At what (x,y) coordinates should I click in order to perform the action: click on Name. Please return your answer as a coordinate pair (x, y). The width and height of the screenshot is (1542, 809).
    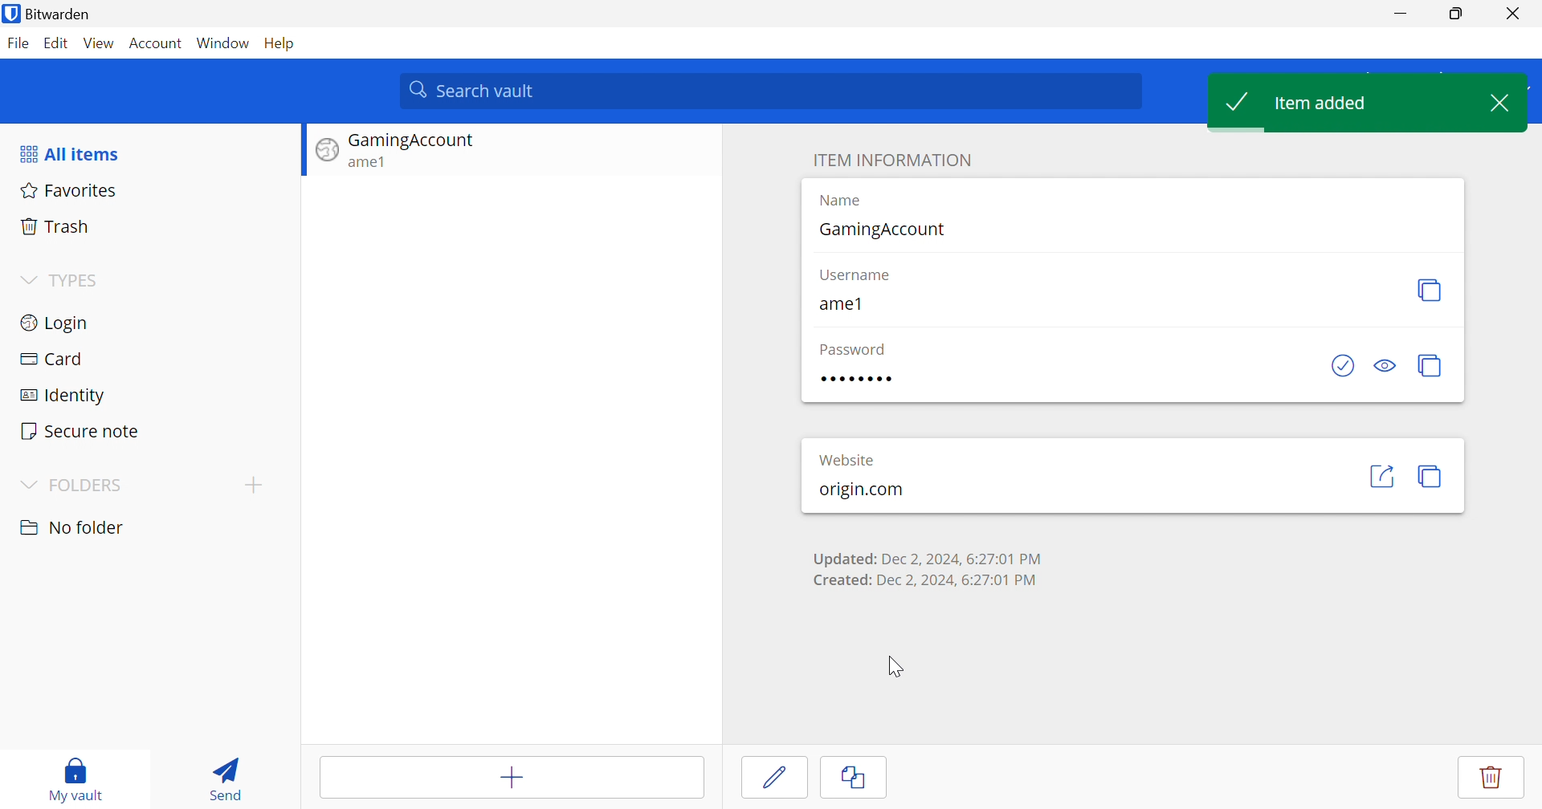
    Looking at the image, I should click on (849, 201).